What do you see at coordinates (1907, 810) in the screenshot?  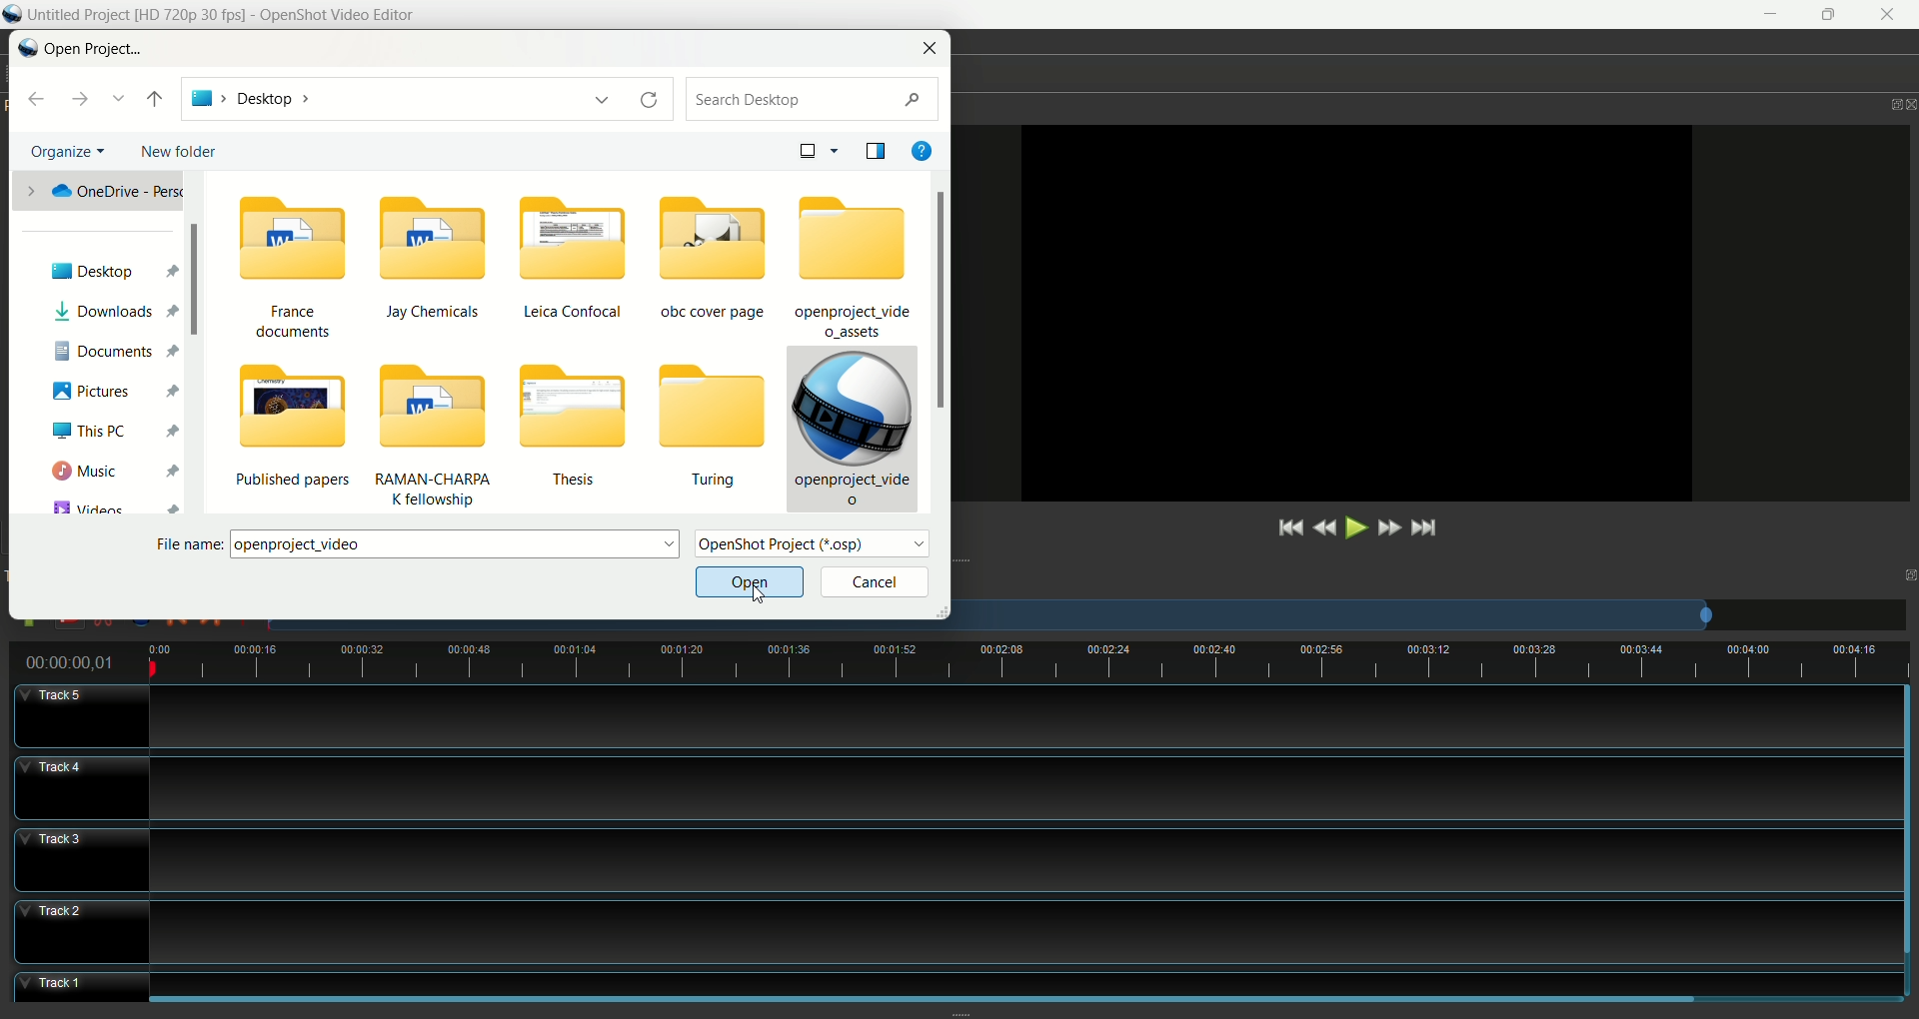 I see `scrollbar` at bounding box center [1907, 810].